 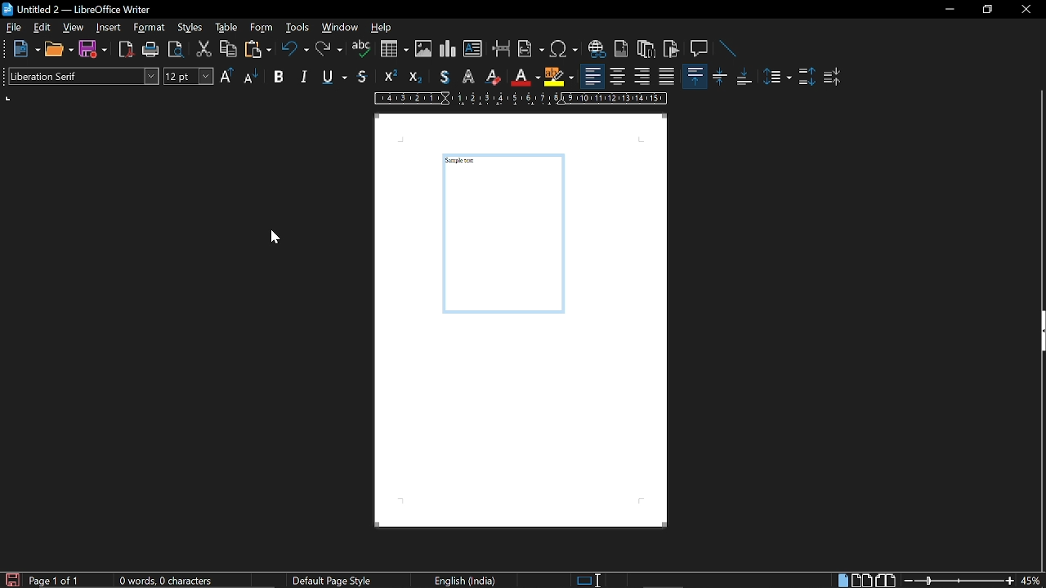 I want to click on text size, so click(x=188, y=77).